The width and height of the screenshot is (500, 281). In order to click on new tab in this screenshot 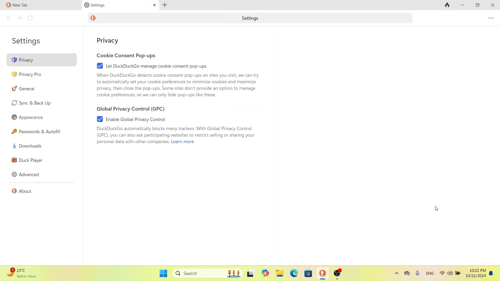, I will do `click(166, 4)`.